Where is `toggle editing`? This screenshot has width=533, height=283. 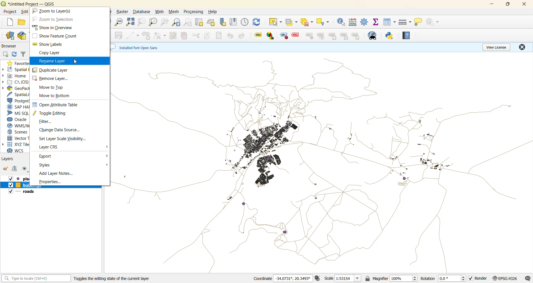
toggle editing is located at coordinates (49, 113).